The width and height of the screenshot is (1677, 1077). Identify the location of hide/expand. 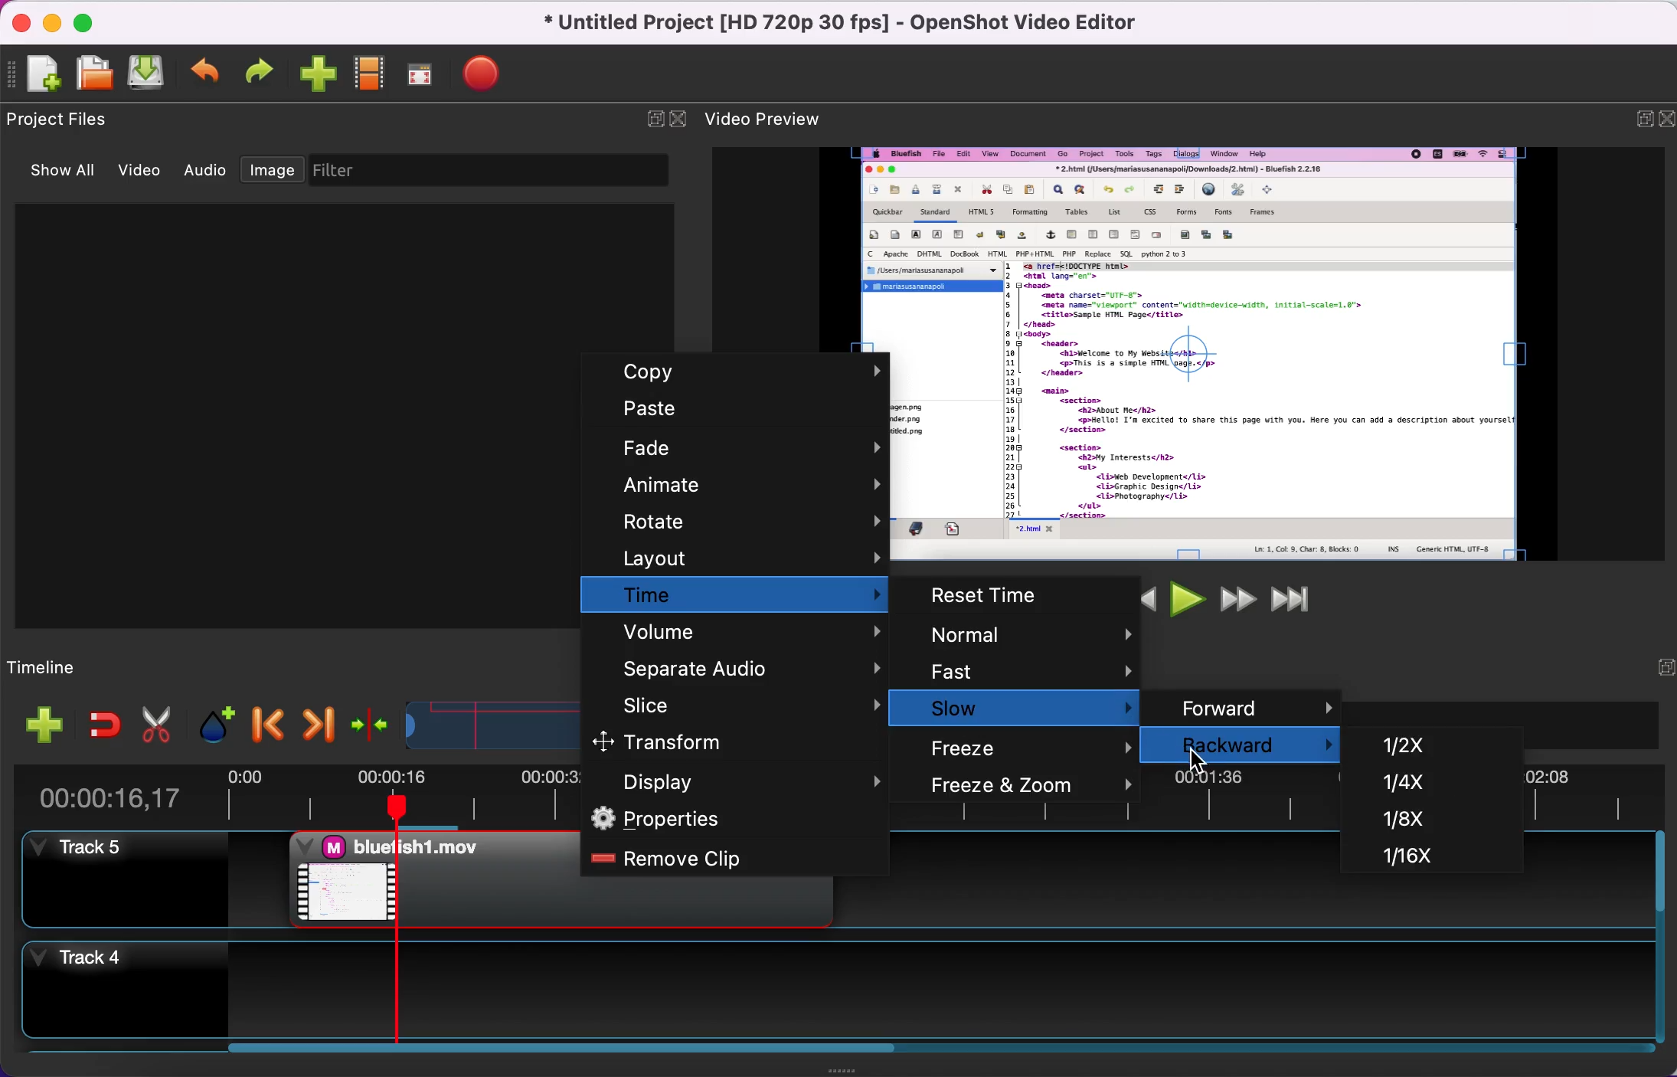
(1655, 669).